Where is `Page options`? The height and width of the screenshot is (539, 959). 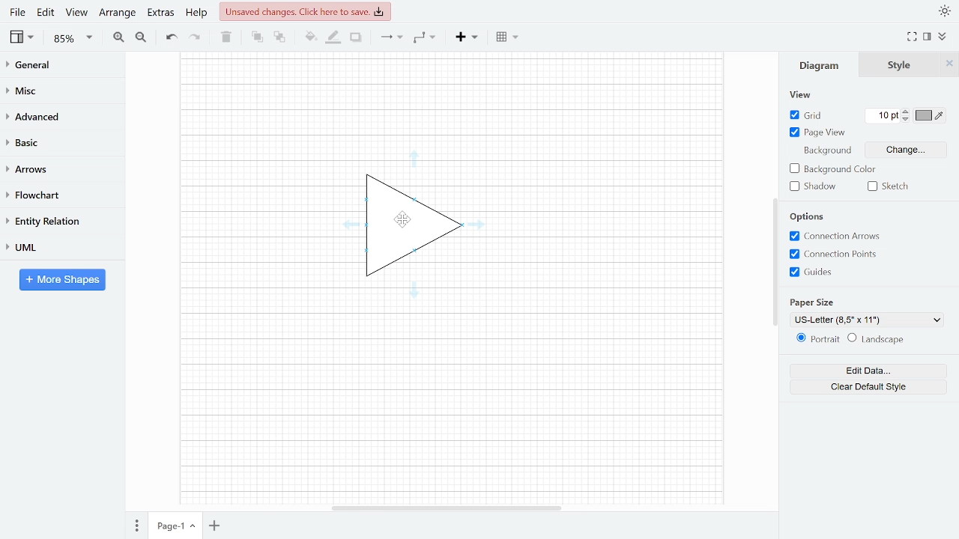
Page options is located at coordinates (193, 526).